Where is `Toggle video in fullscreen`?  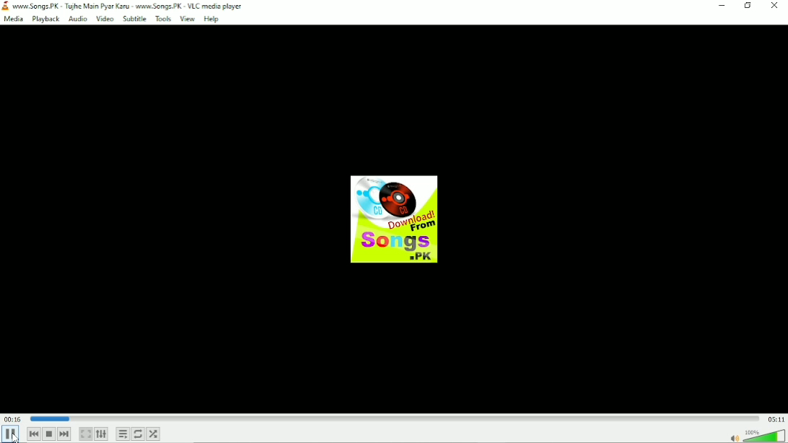 Toggle video in fullscreen is located at coordinates (84, 433).